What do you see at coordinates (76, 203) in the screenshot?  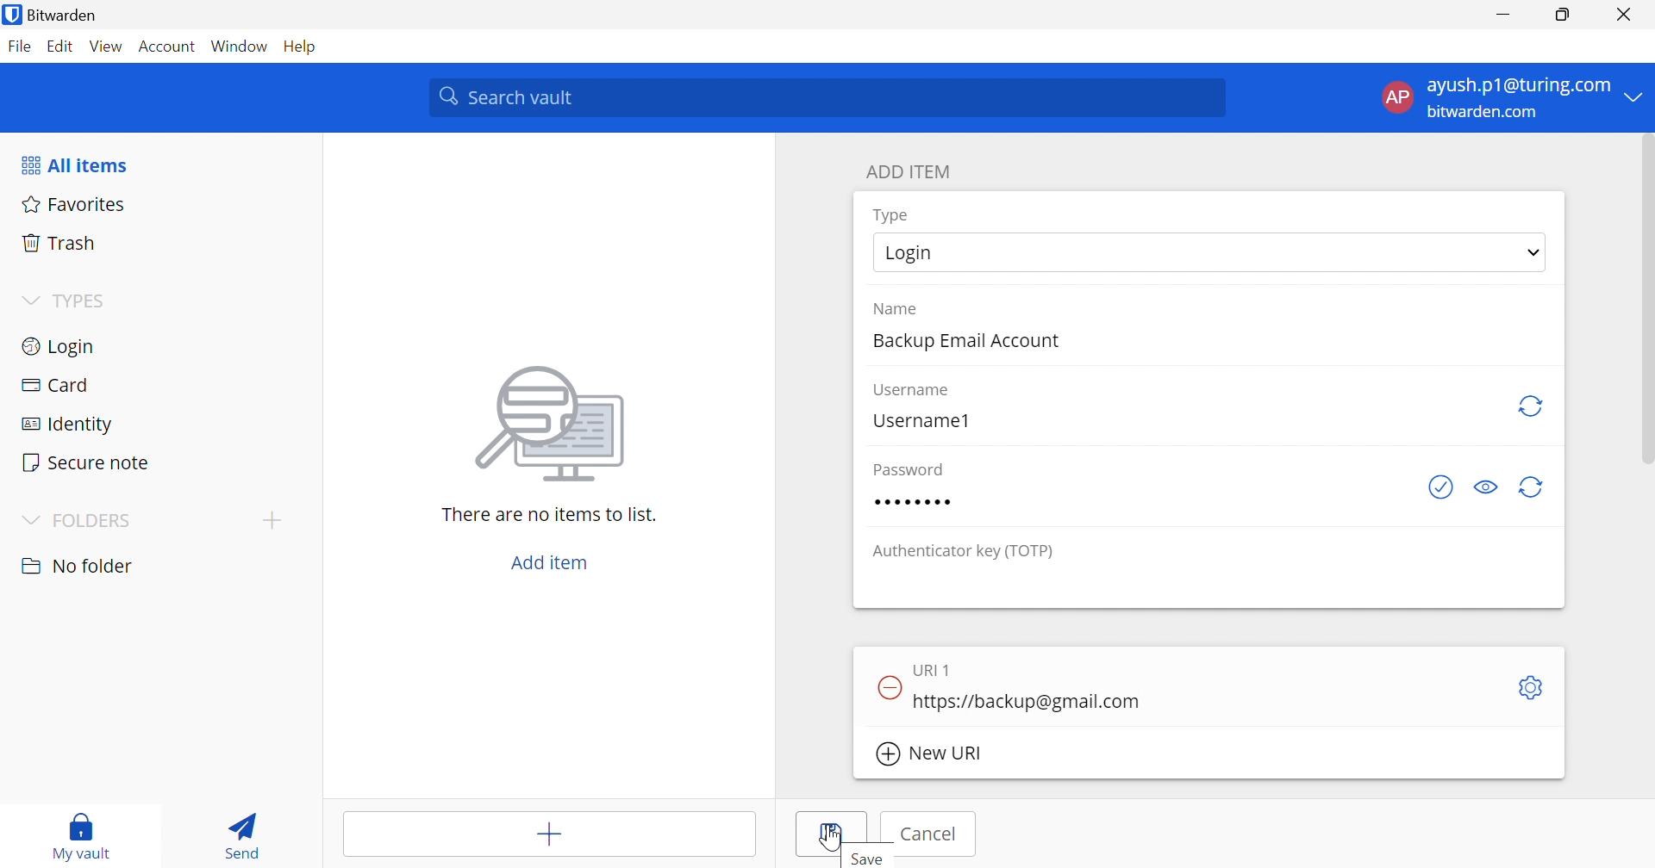 I see `Favorites` at bounding box center [76, 203].